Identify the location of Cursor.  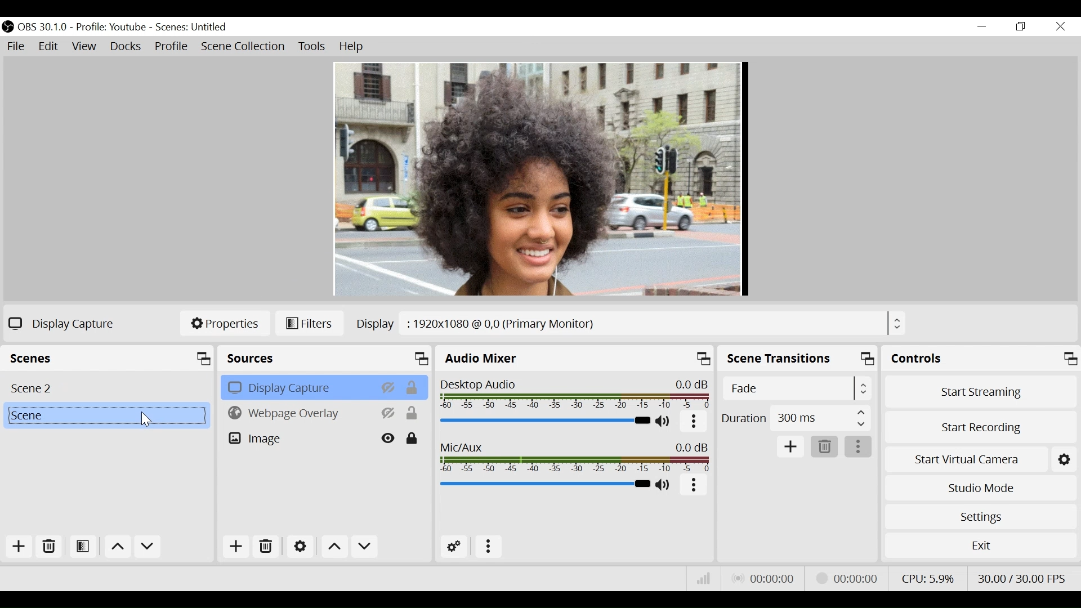
(144, 419).